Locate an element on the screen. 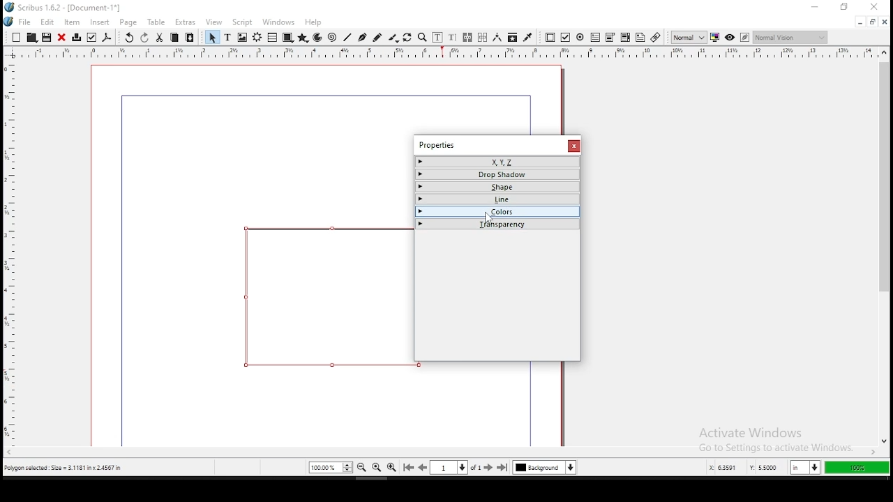 The width and height of the screenshot is (893, 502). measurement is located at coordinates (497, 38).